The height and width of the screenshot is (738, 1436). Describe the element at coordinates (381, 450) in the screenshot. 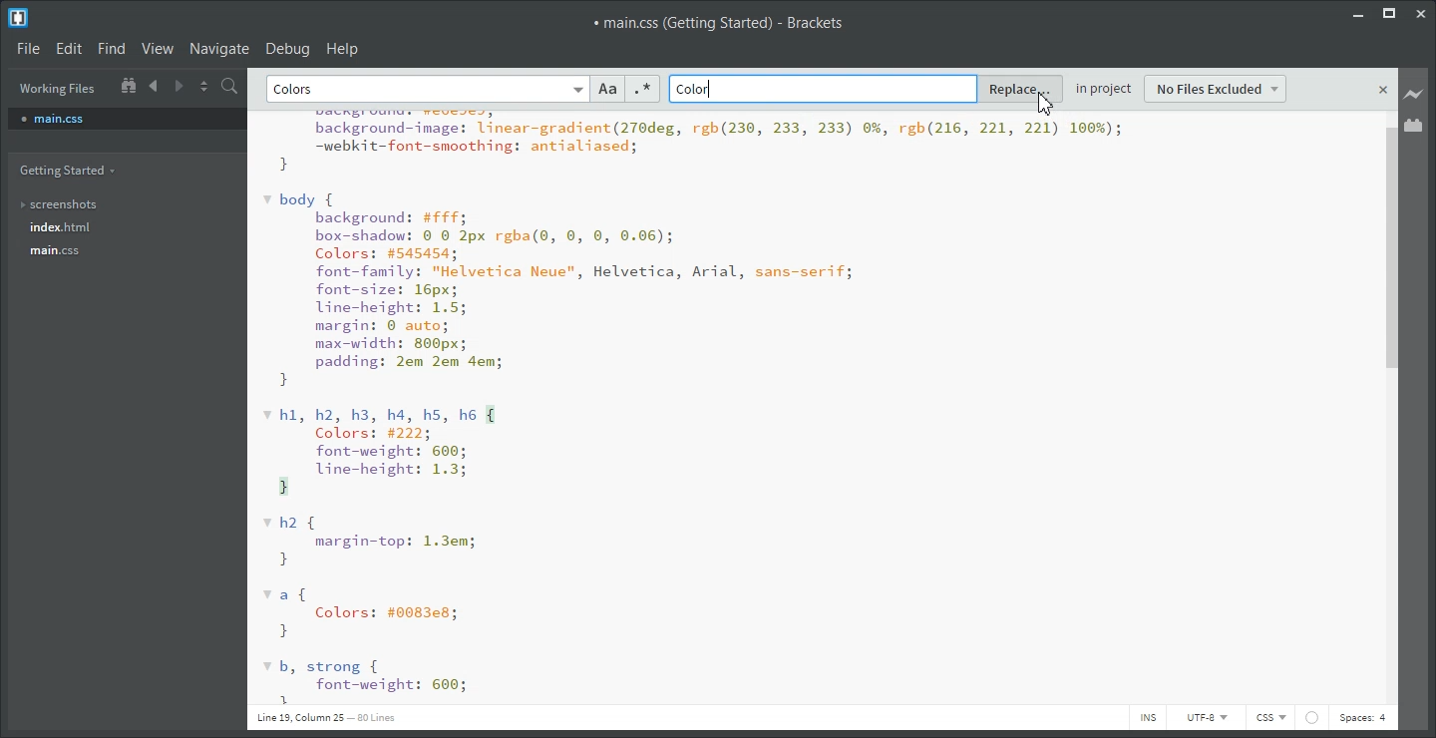

I see `hl, h2, h3, h4, hs, he {
Colors: #222;
font-weight: 600;
Uine-height: 1.3;

3}` at that location.